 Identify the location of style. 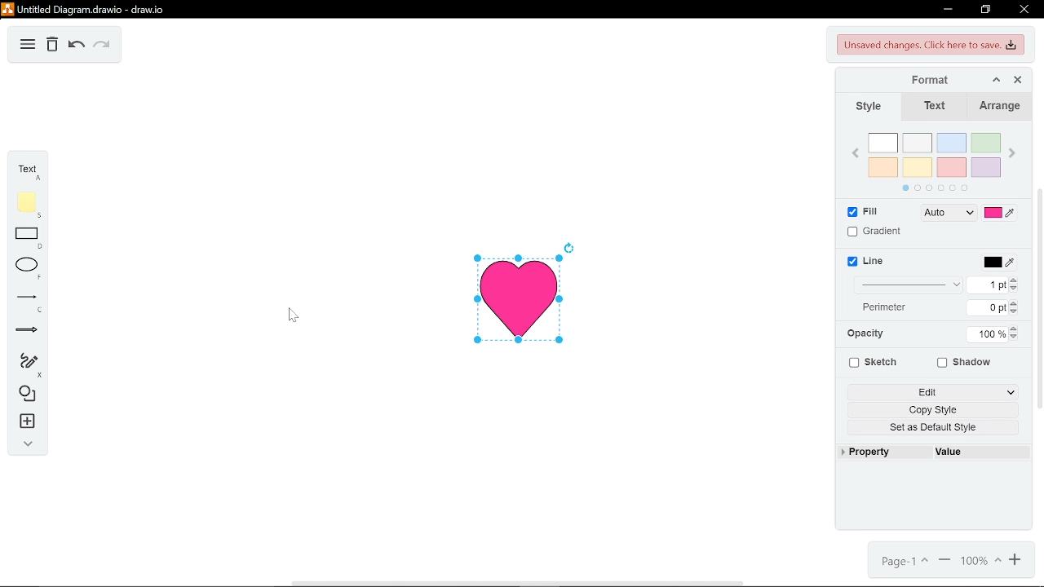
(865, 108).